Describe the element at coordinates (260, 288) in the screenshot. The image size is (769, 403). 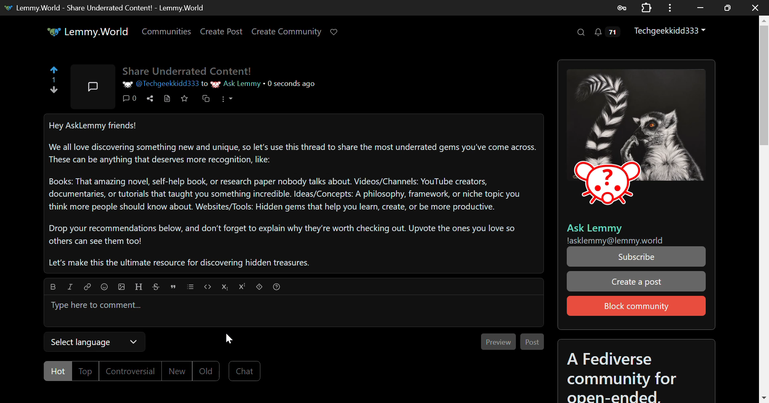
I see `Spoiler` at that location.